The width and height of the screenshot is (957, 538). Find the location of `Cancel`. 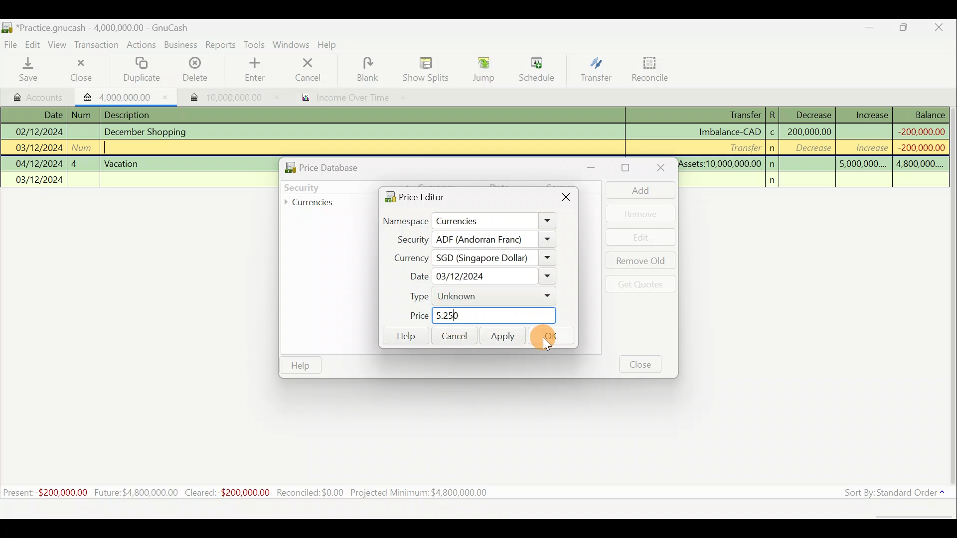

Cancel is located at coordinates (453, 335).